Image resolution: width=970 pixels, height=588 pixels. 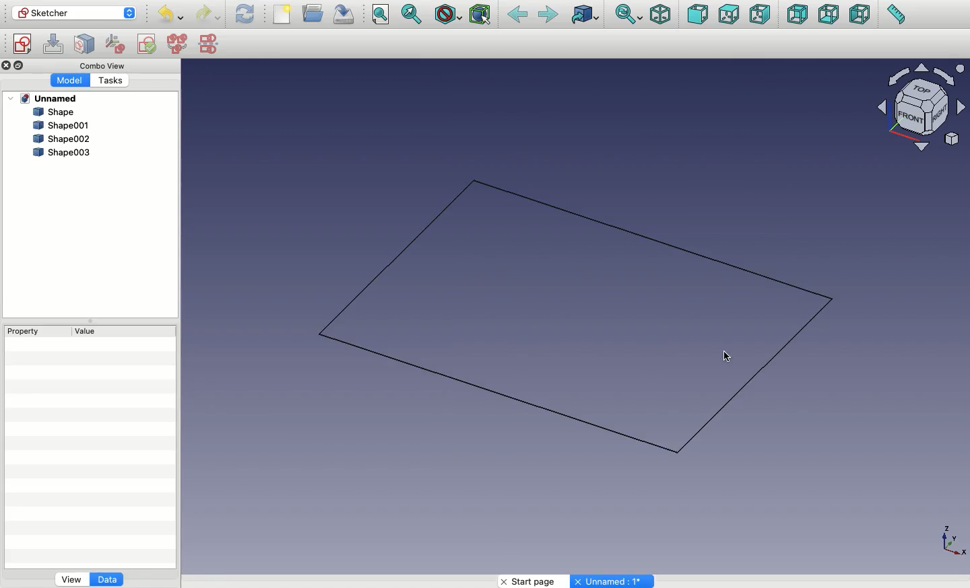 What do you see at coordinates (210, 44) in the screenshot?
I see `Mirror sketch` at bounding box center [210, 44].